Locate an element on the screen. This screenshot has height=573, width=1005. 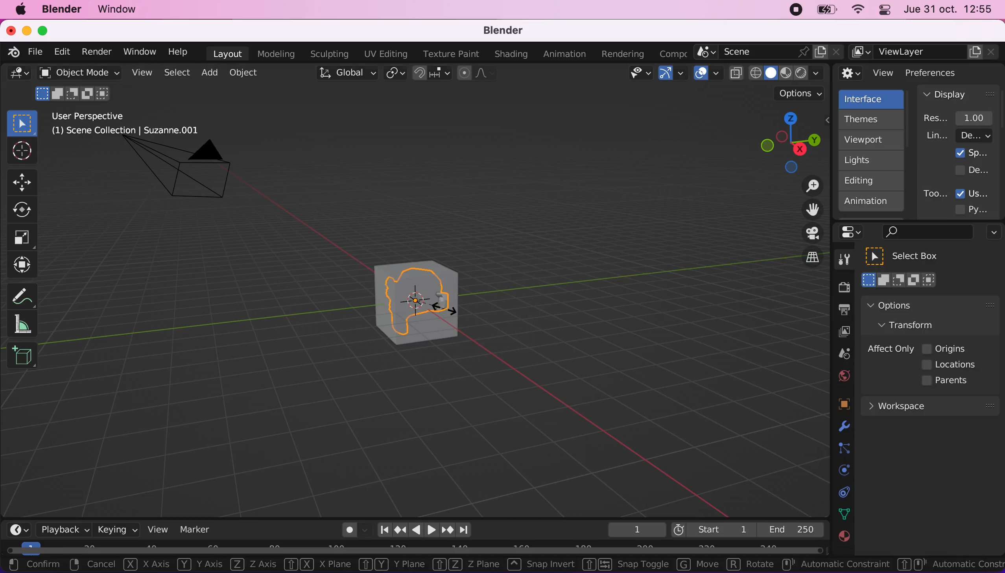
z axis is located at coordinates (250, 565).